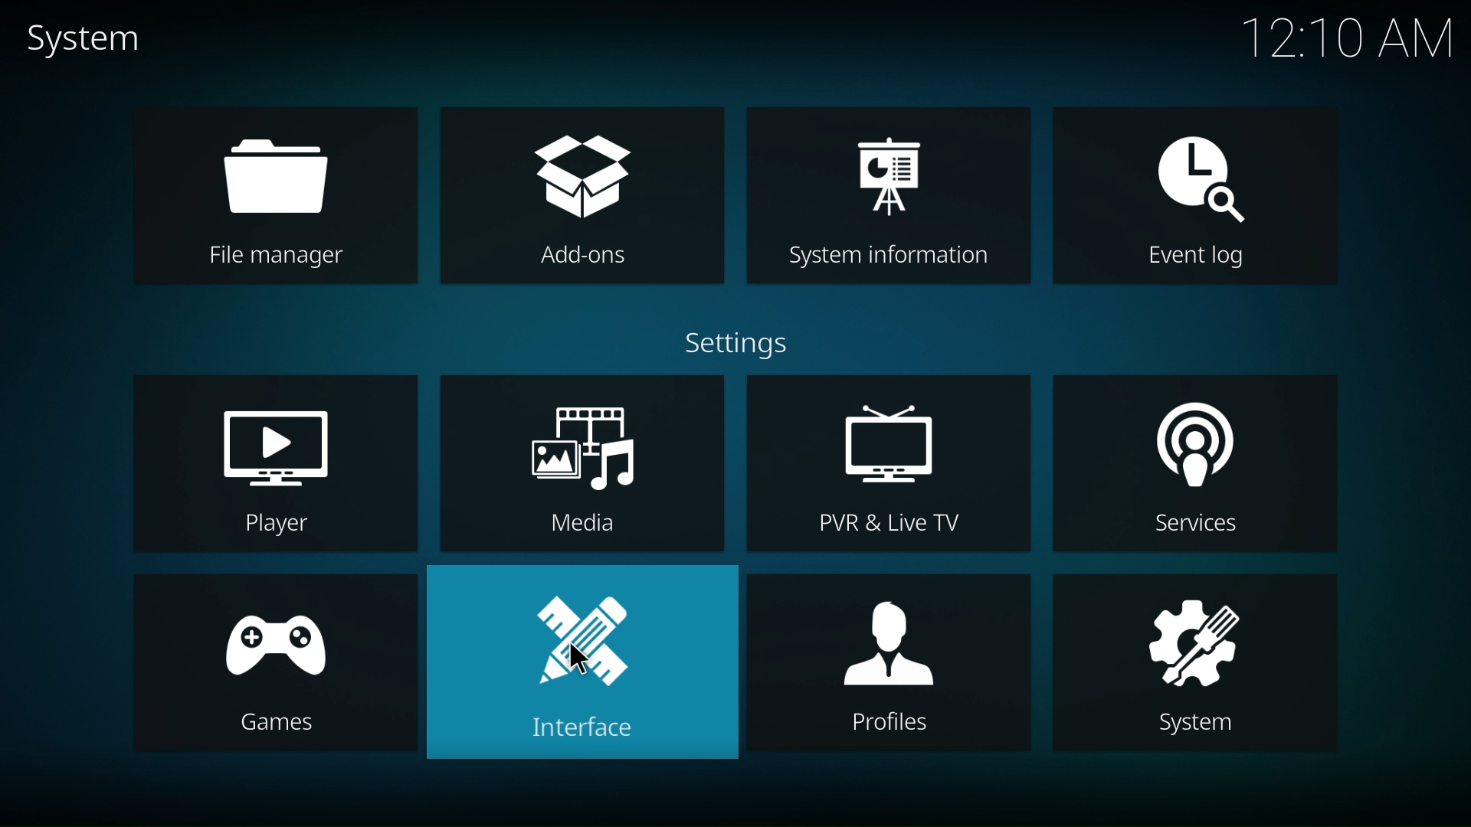  Describe the element at coordinates (579, 194) in the screenshot. I see `add ons` at that location.